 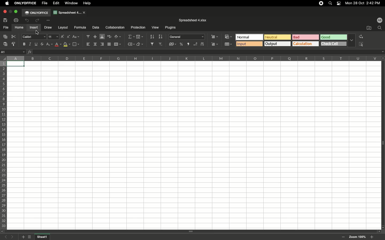 What do you see at coordinates (103, 44) in the screenshot?
I see `Align right` at bounding box center [103, 44].